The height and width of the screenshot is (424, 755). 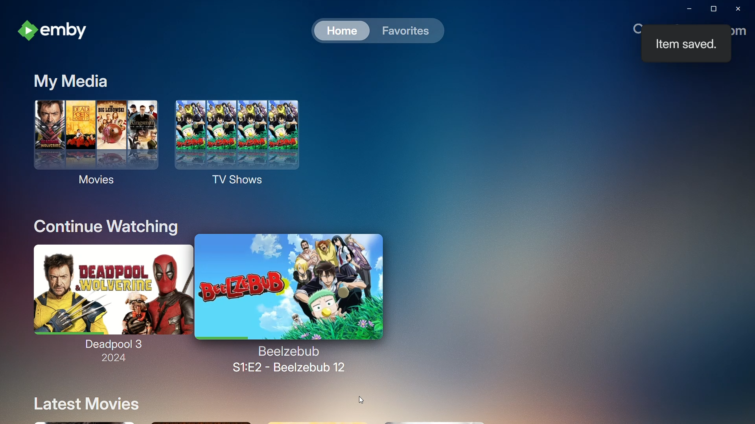 What do you see at coordinates (361, 400) in the screenshot?
I see `Cursor` at bounding box center [361, 400].